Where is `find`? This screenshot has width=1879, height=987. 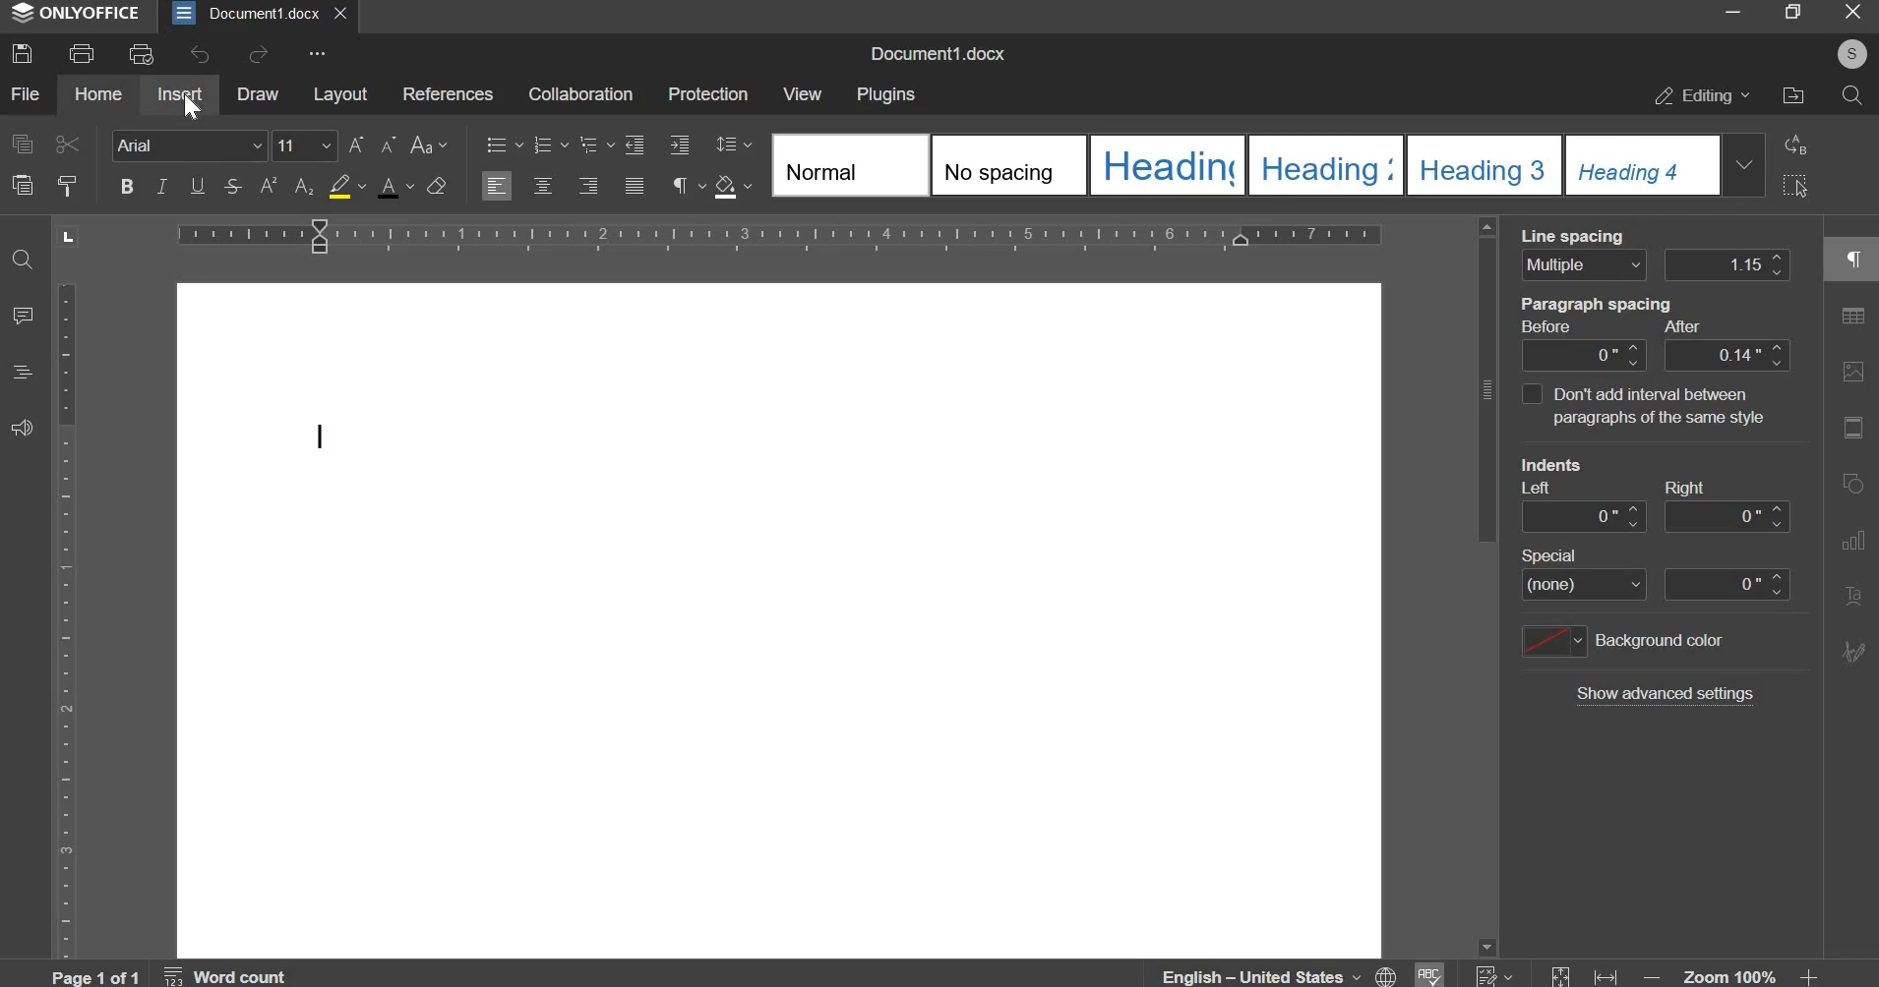 find is located at coordinates (22, 259).